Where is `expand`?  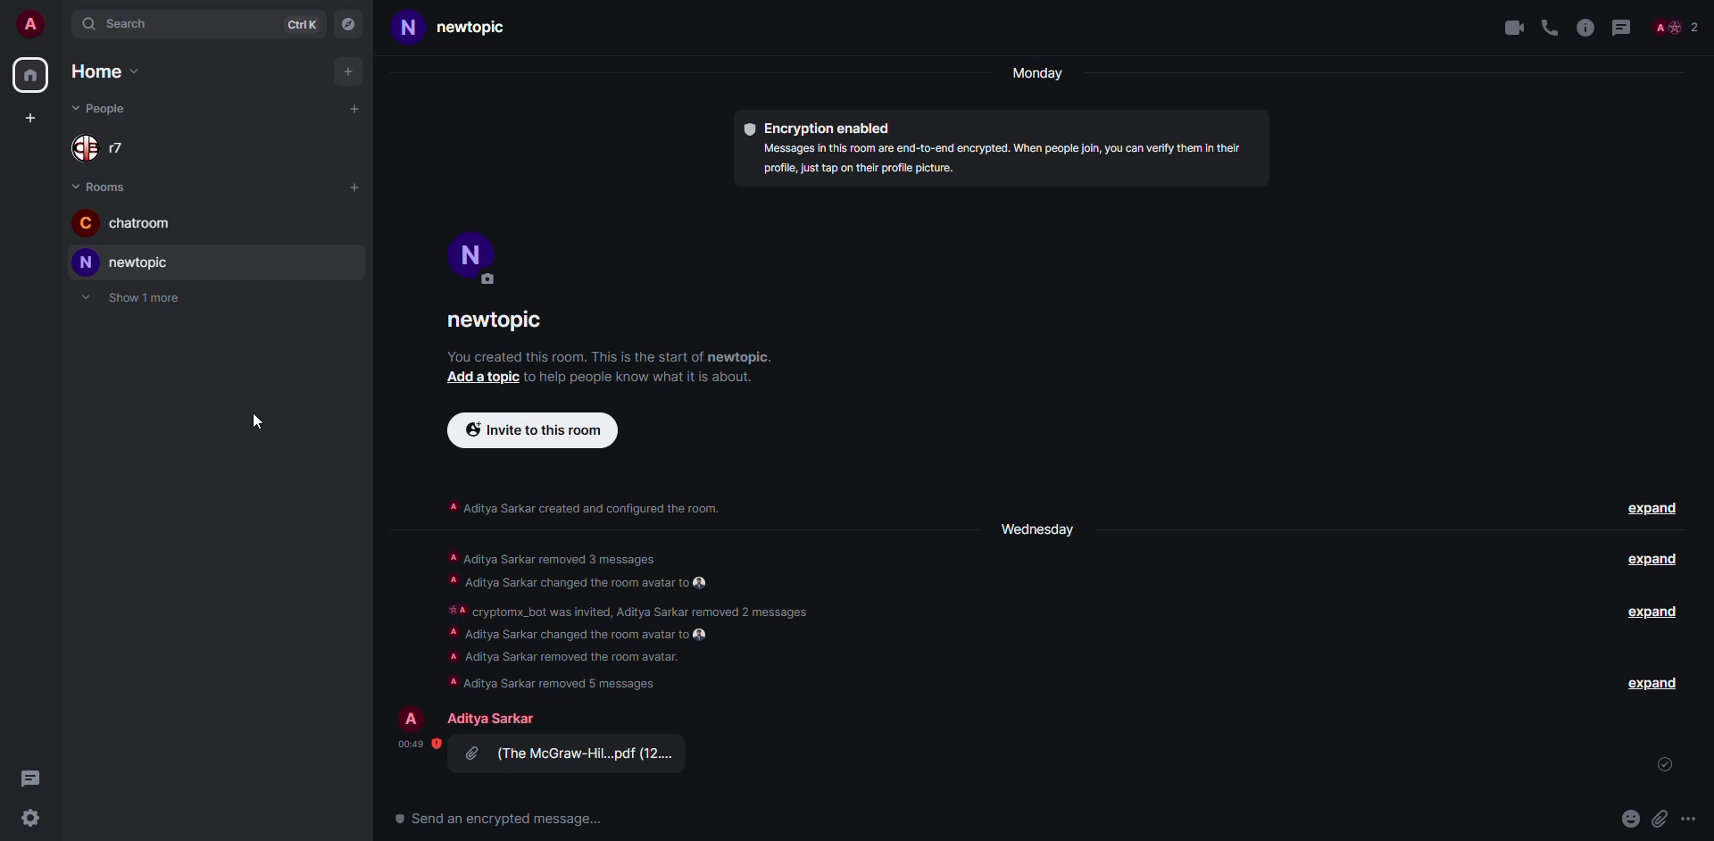
expand is located at coordinates (1653, 507).